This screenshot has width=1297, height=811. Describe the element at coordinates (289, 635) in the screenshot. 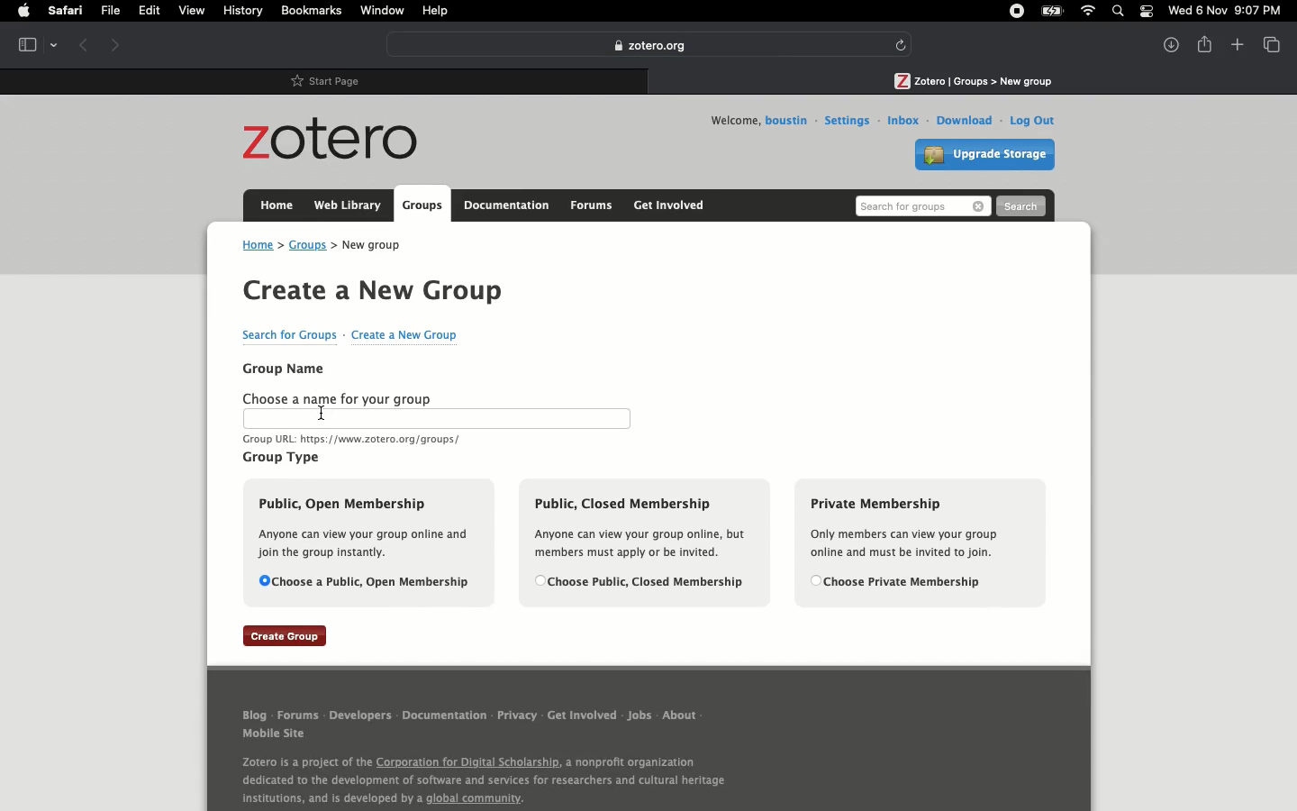

I see `Create group` at that location.